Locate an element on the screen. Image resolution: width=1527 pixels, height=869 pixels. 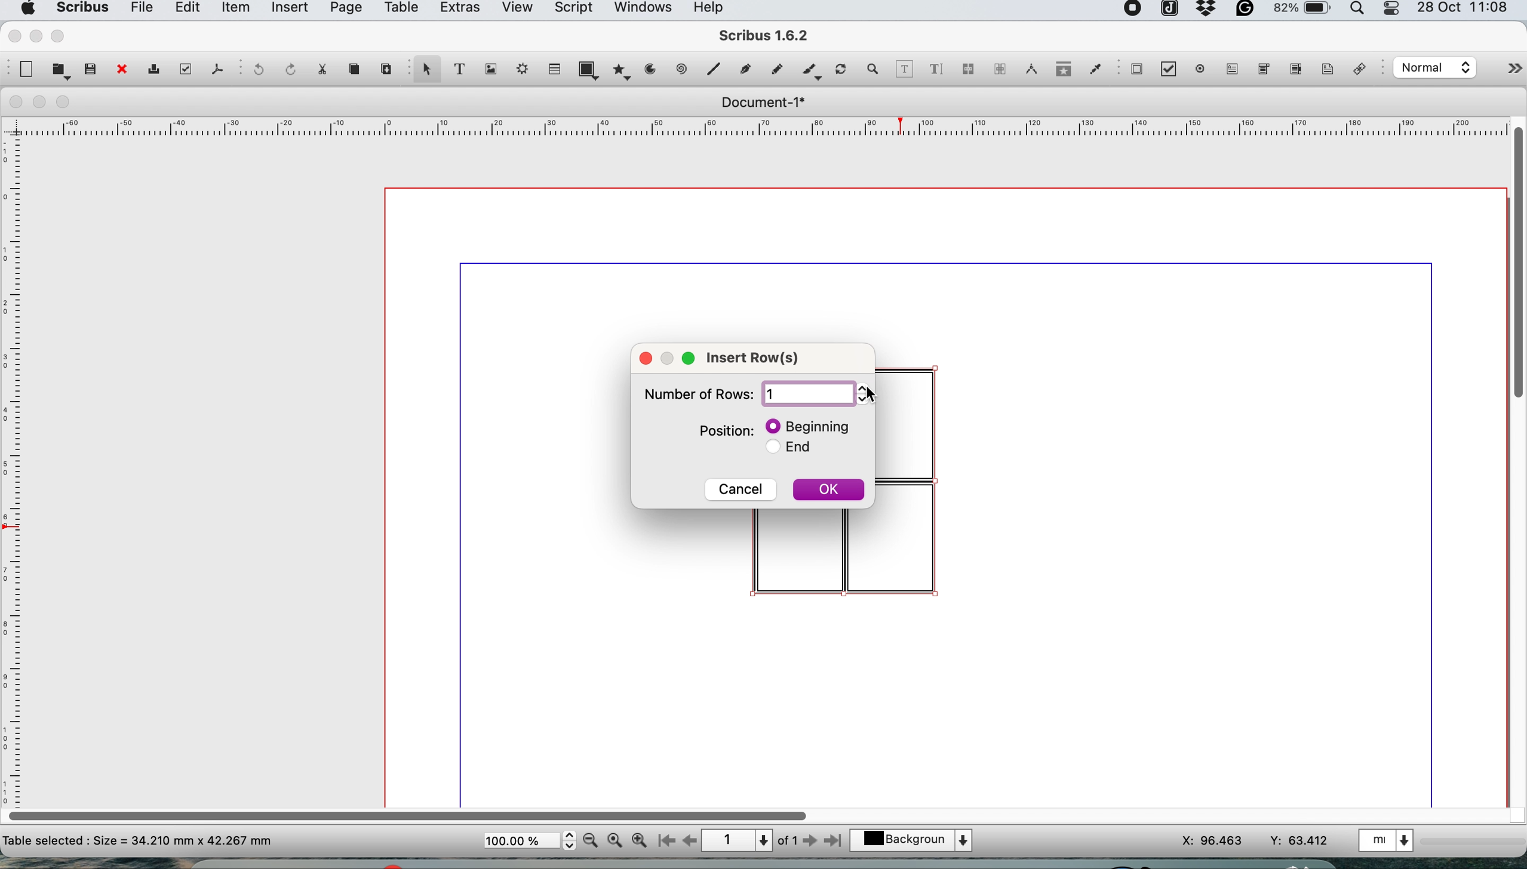
eyedropper is located at coordinates (1095, 71).